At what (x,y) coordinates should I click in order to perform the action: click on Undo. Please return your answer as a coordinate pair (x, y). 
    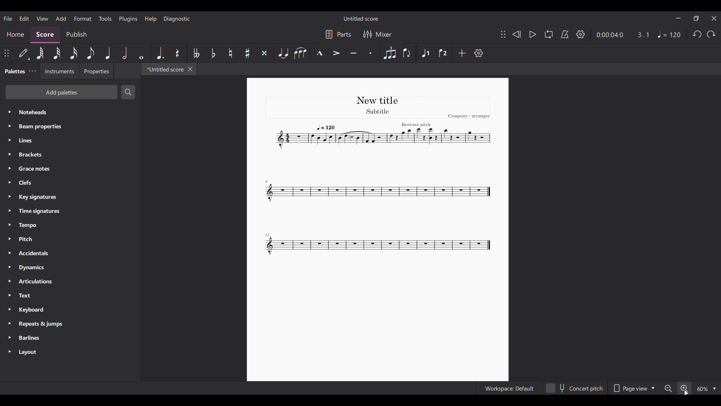
    Looking at the image, I should click on (697, 34).